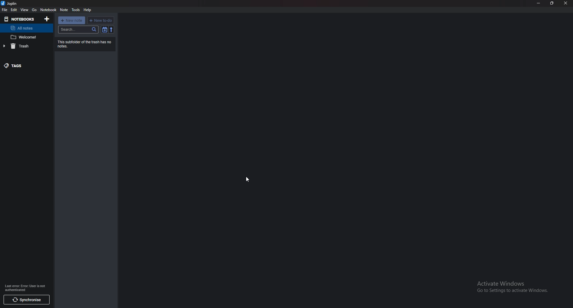 This screenshot has width=573, height=308. What do you see at coordinates (71, 21) in the screenshot?
I see `new note` at bounding box center [71, 21].